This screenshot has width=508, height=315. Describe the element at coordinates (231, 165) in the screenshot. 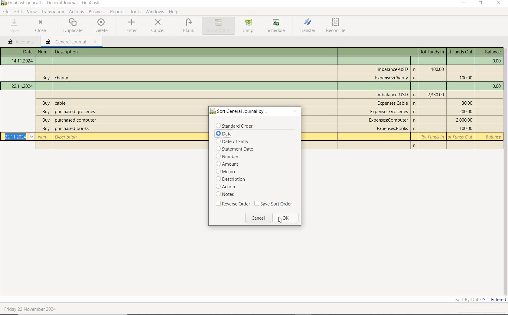

I see `amount` at that location.